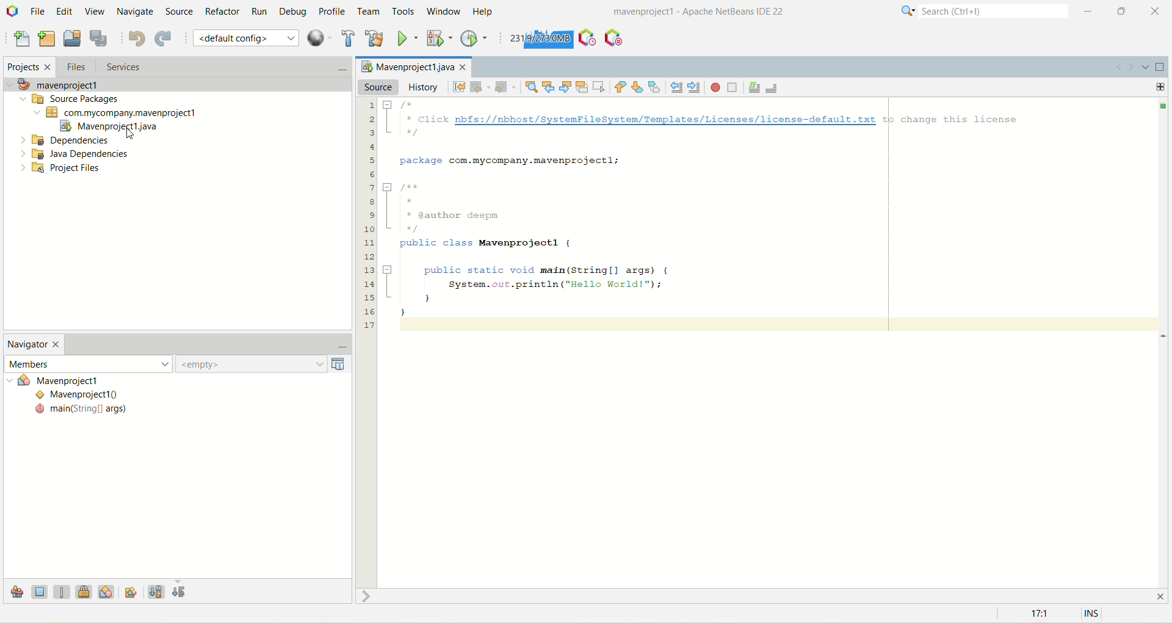  Describe the element at coordinates (404, 12) in the screenshot. I see `tools` at that location.